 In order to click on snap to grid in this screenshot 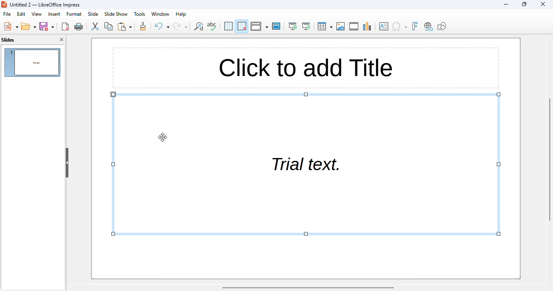, I will do `click(242, 26)`.